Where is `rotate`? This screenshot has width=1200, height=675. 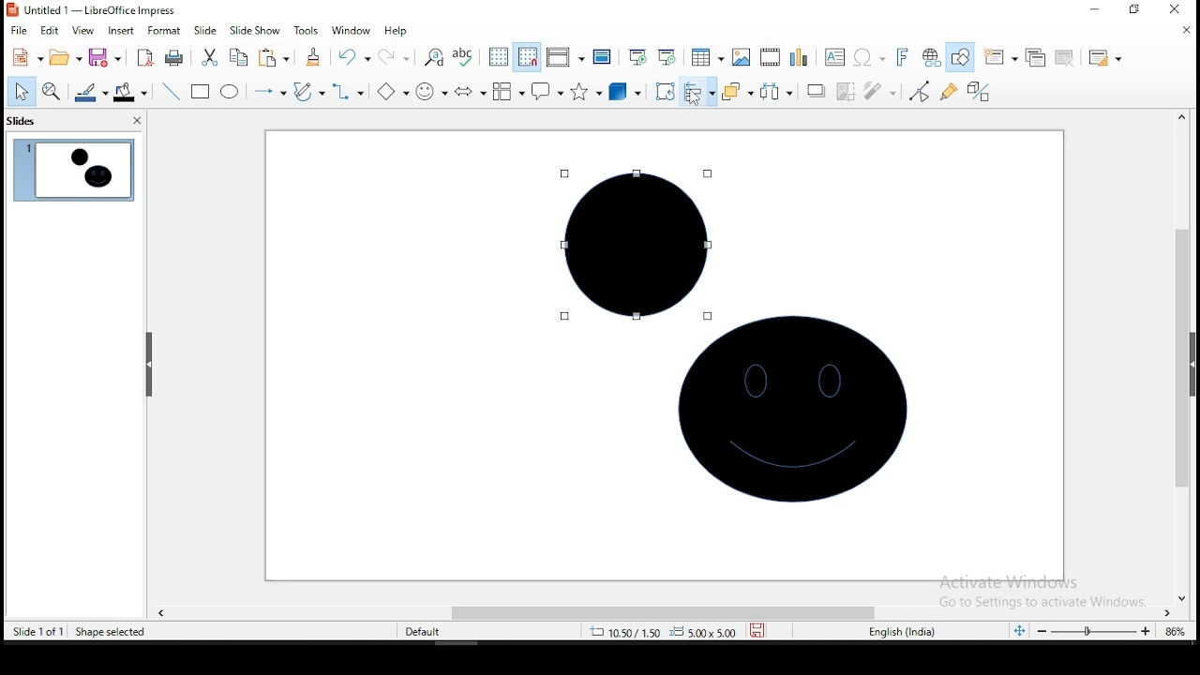 rotate is located at coordinates (666, 91).